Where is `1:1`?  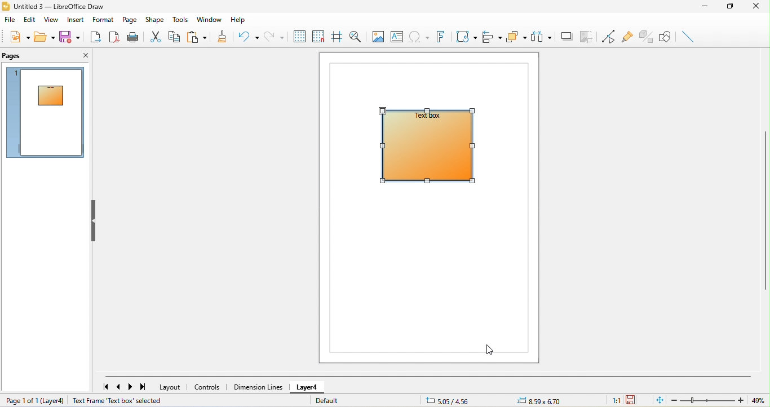
1:1 is located at coordinates (611, 400).